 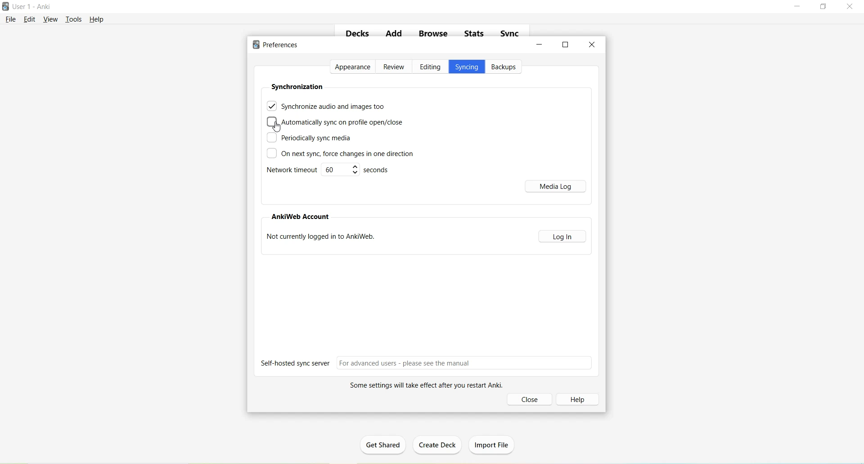 What do you see at coordinates (580, 399) in the screenshot?
I see `Help` at bounding box center [580, 399].